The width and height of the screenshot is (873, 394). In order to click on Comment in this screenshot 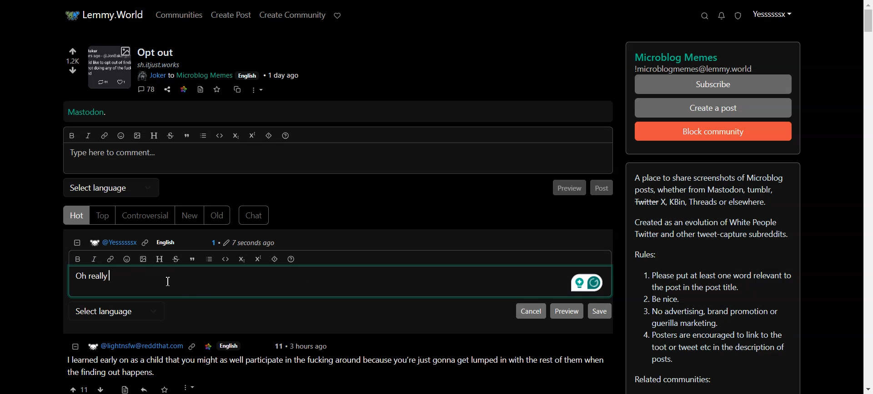, I will do `click(181, 242)`.